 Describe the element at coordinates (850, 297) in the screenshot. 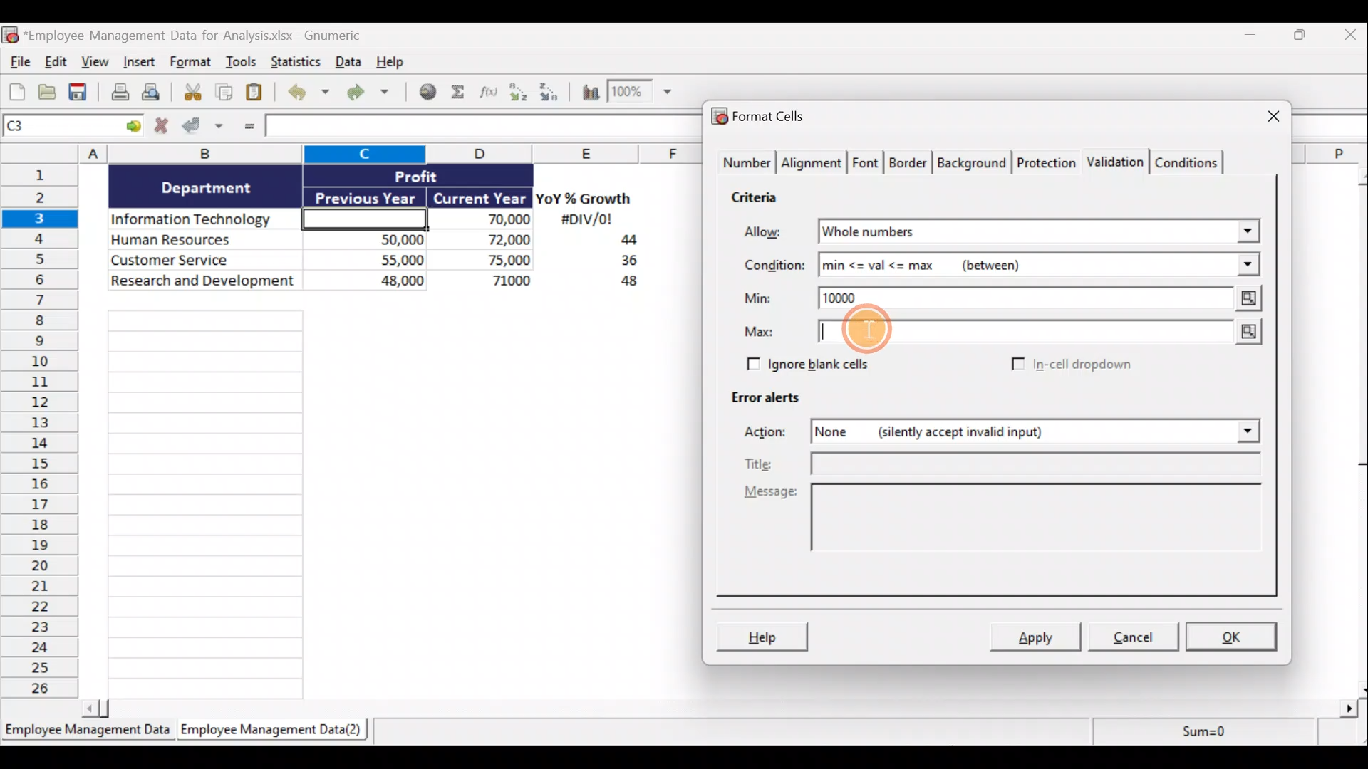

I see `10000` at that location.